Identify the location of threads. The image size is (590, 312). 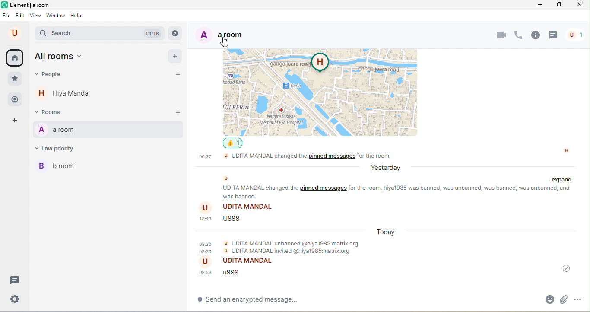
(13, 280).